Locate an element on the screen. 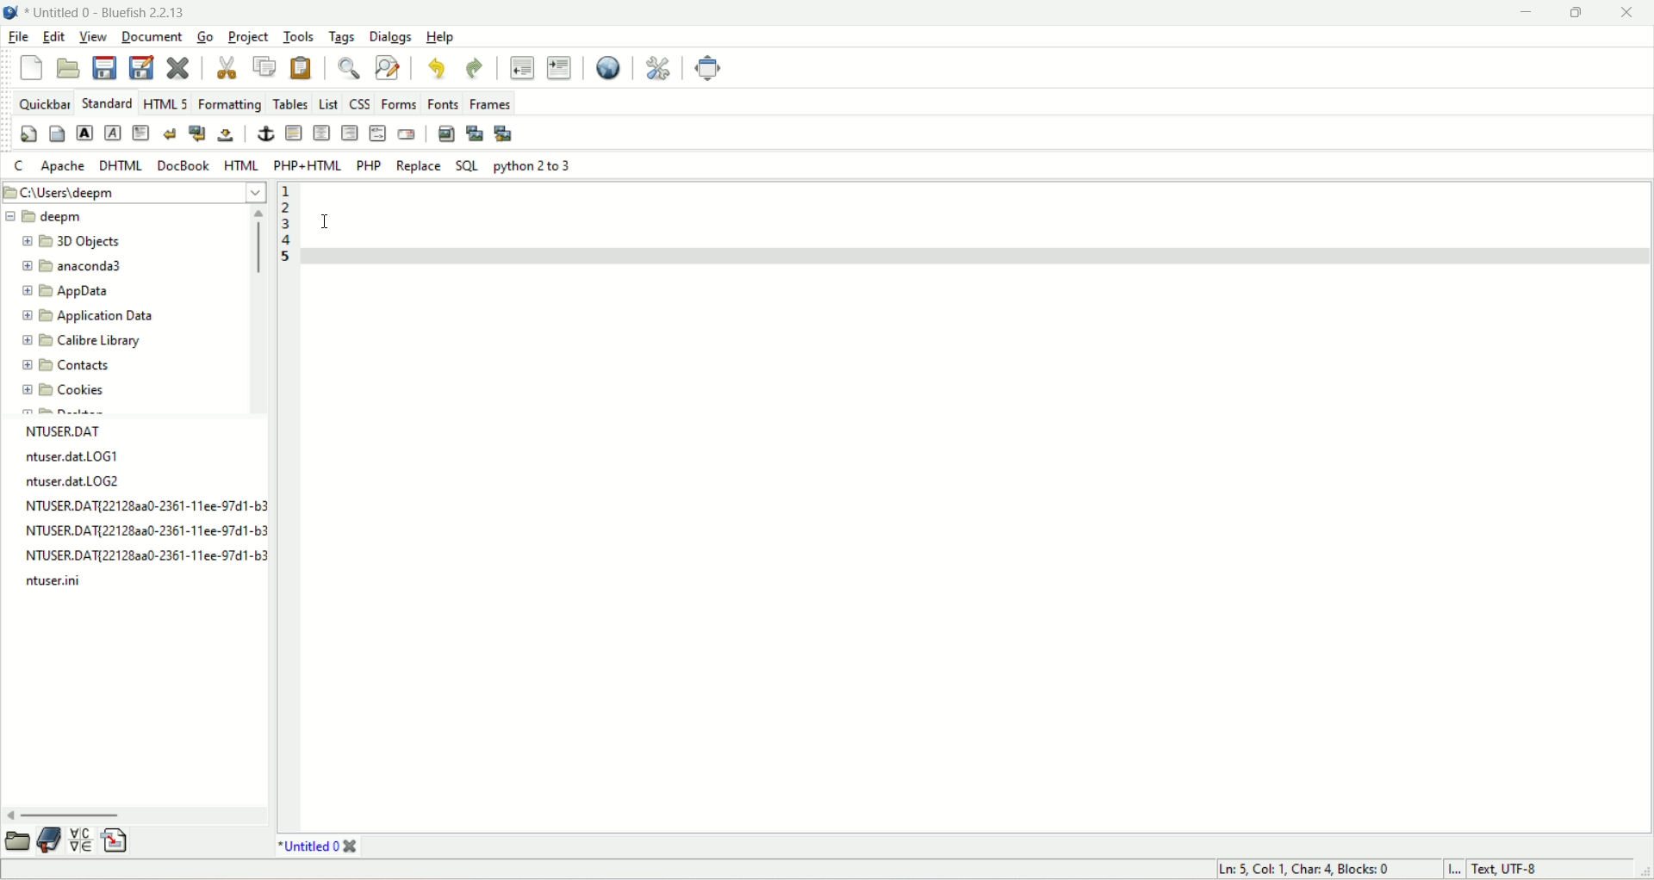 This screenshot has width=1654, height=880. preview in browser is located at coordinates (606, 69).